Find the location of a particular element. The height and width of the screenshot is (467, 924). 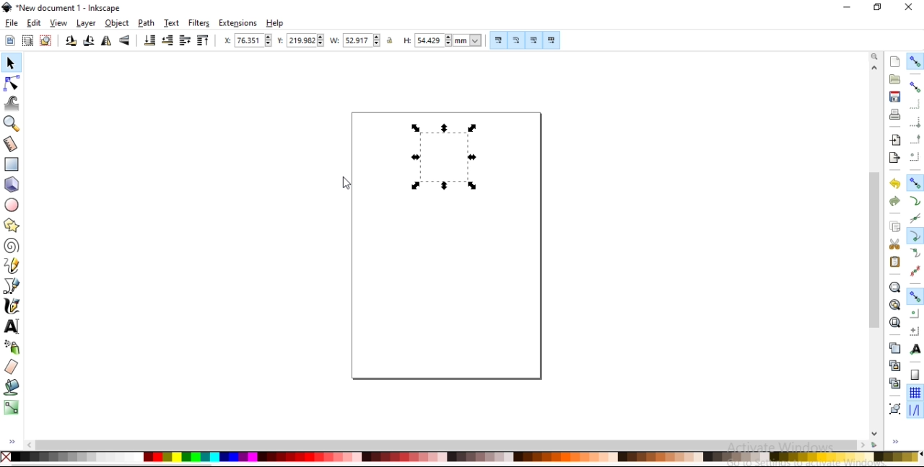

create spiral  is located at coordinates (10, 245).